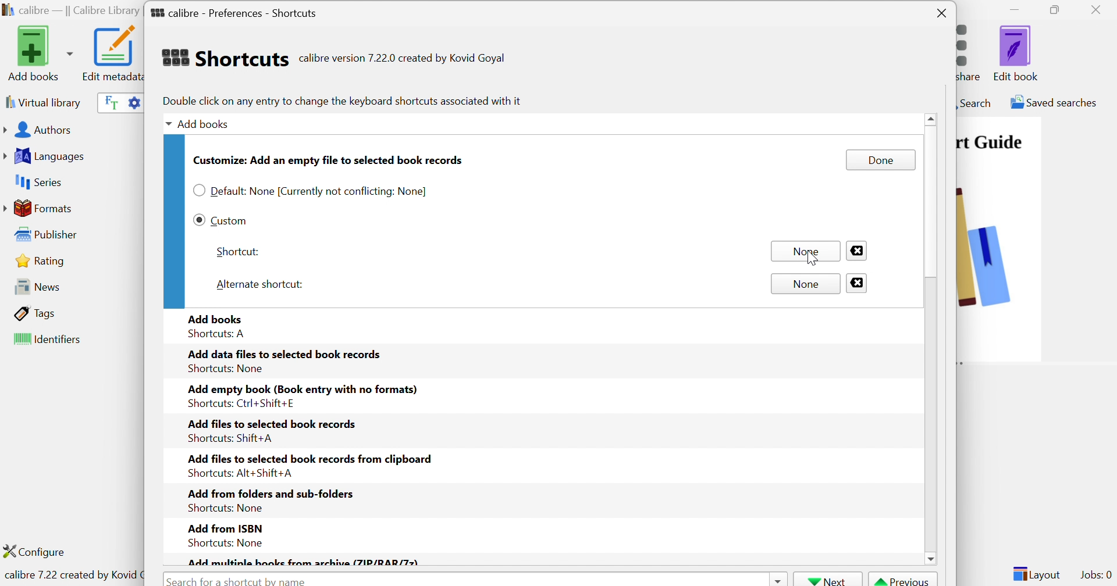 The width and height of the screenshot is (1117, 586). I want to click on calibre 7.22 created by Kovid, so click(72, 576).